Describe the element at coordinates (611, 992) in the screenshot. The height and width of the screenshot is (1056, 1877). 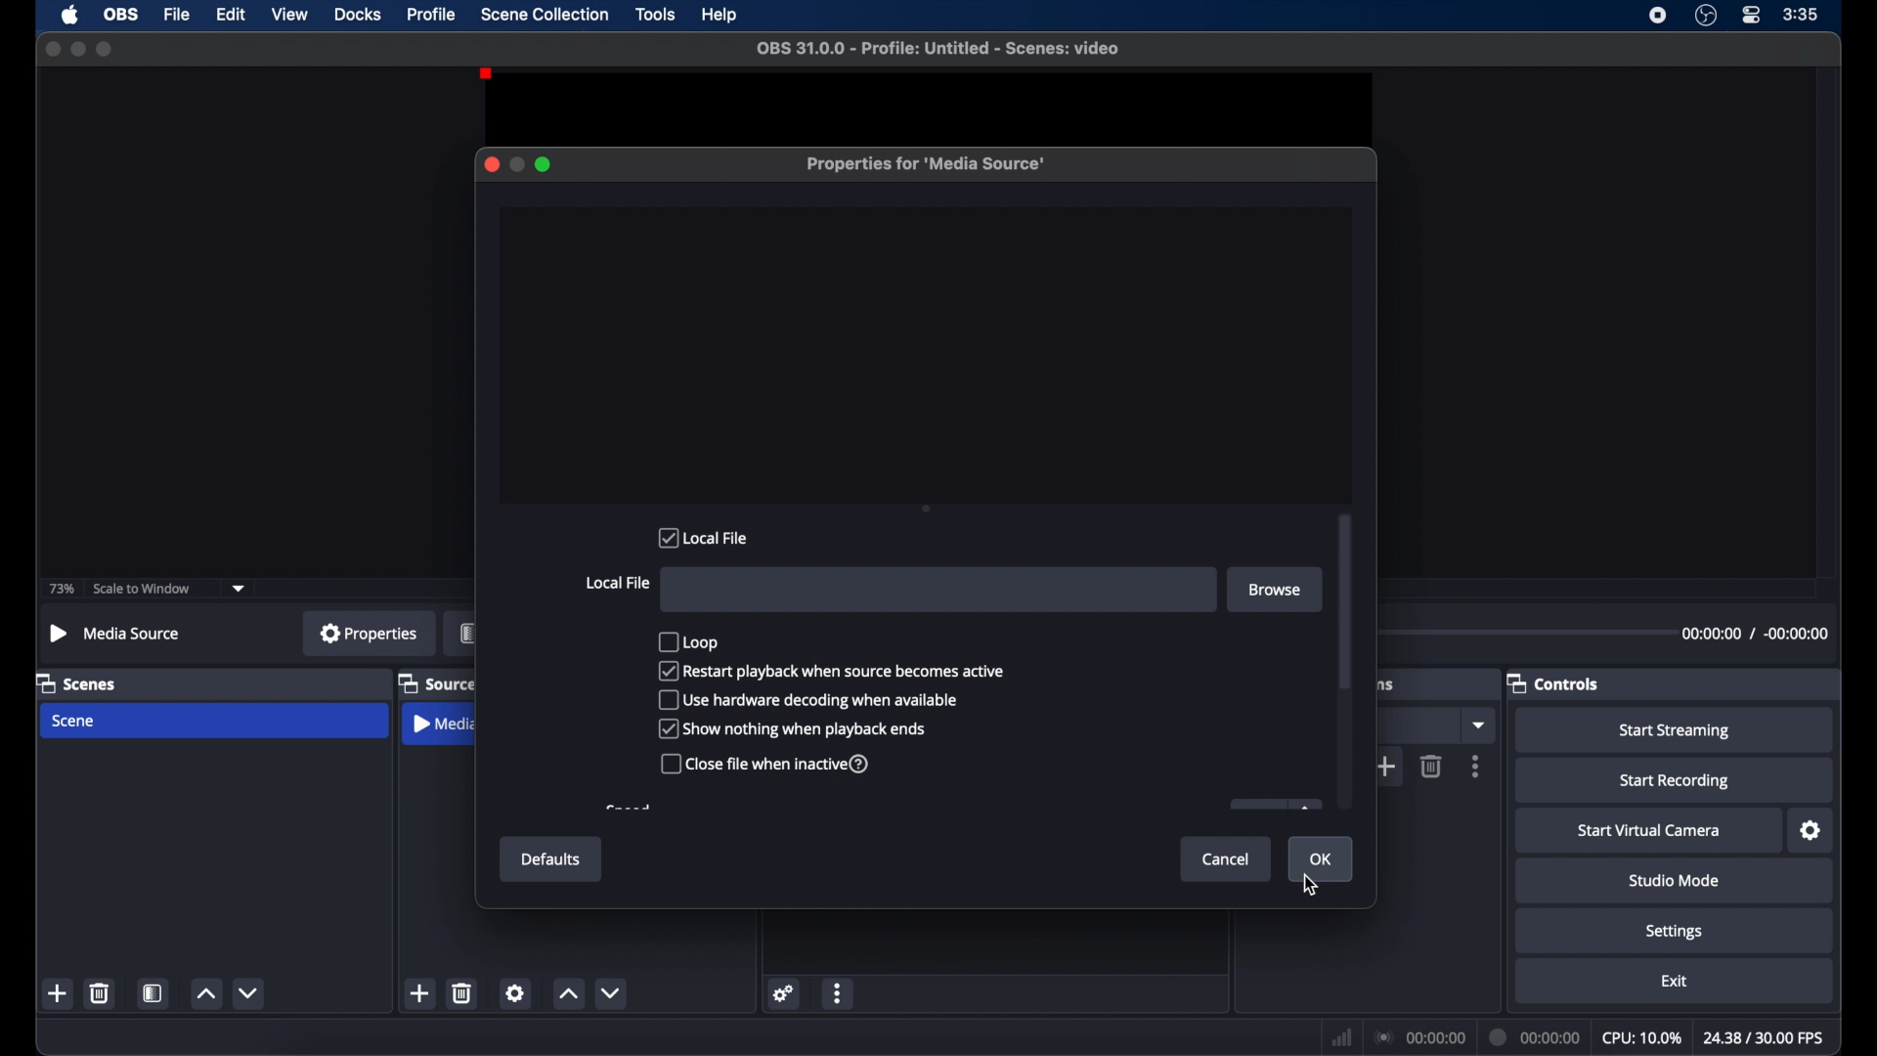
I see `decrement` at that location.